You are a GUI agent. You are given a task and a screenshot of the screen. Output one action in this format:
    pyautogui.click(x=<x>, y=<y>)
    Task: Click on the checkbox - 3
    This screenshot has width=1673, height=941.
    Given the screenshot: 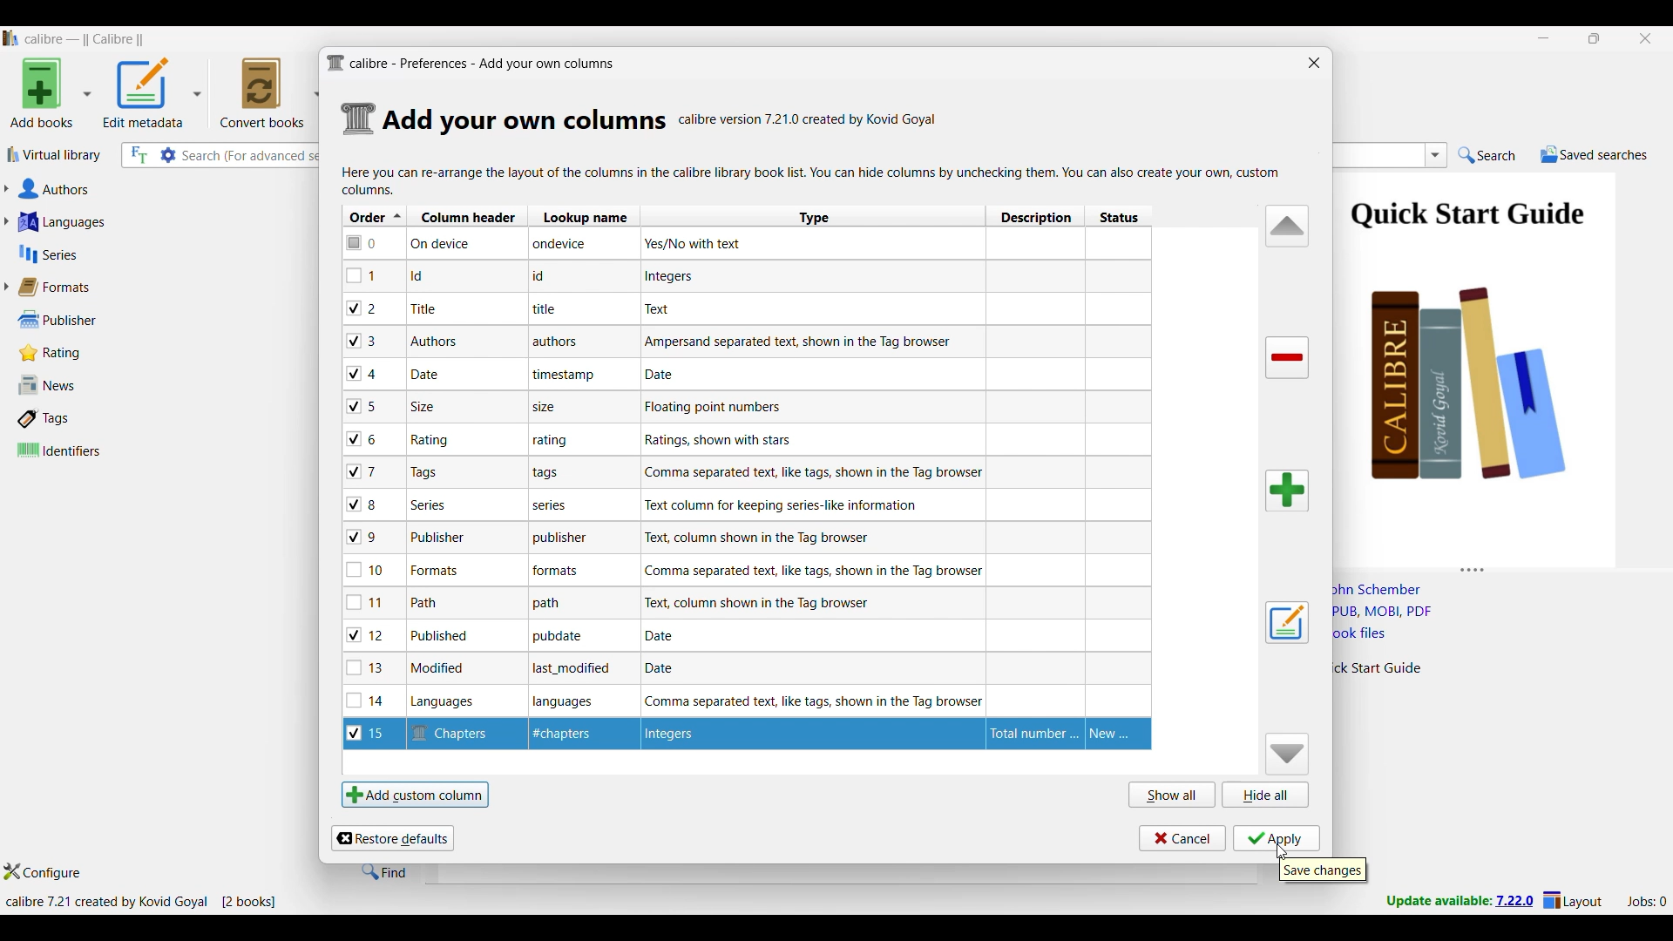 What is the action you would take?
    pyautogui.click(x=363, y=342)
    